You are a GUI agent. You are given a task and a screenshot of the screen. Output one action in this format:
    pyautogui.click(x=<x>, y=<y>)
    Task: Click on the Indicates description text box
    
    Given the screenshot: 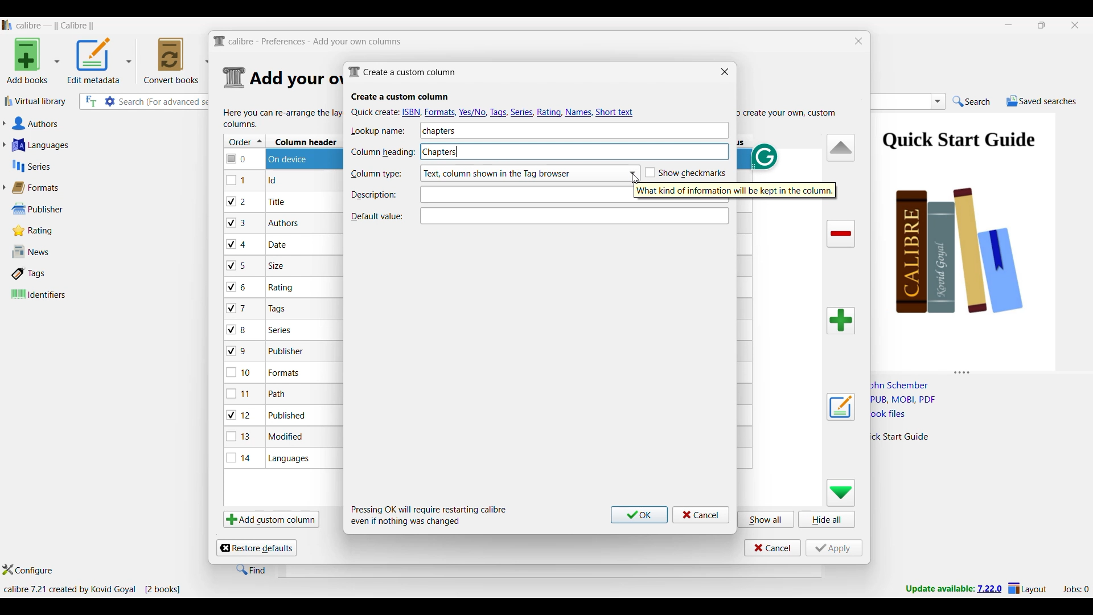 What is the action you would take?
    pyautogui.click(x=374, y=195)
    